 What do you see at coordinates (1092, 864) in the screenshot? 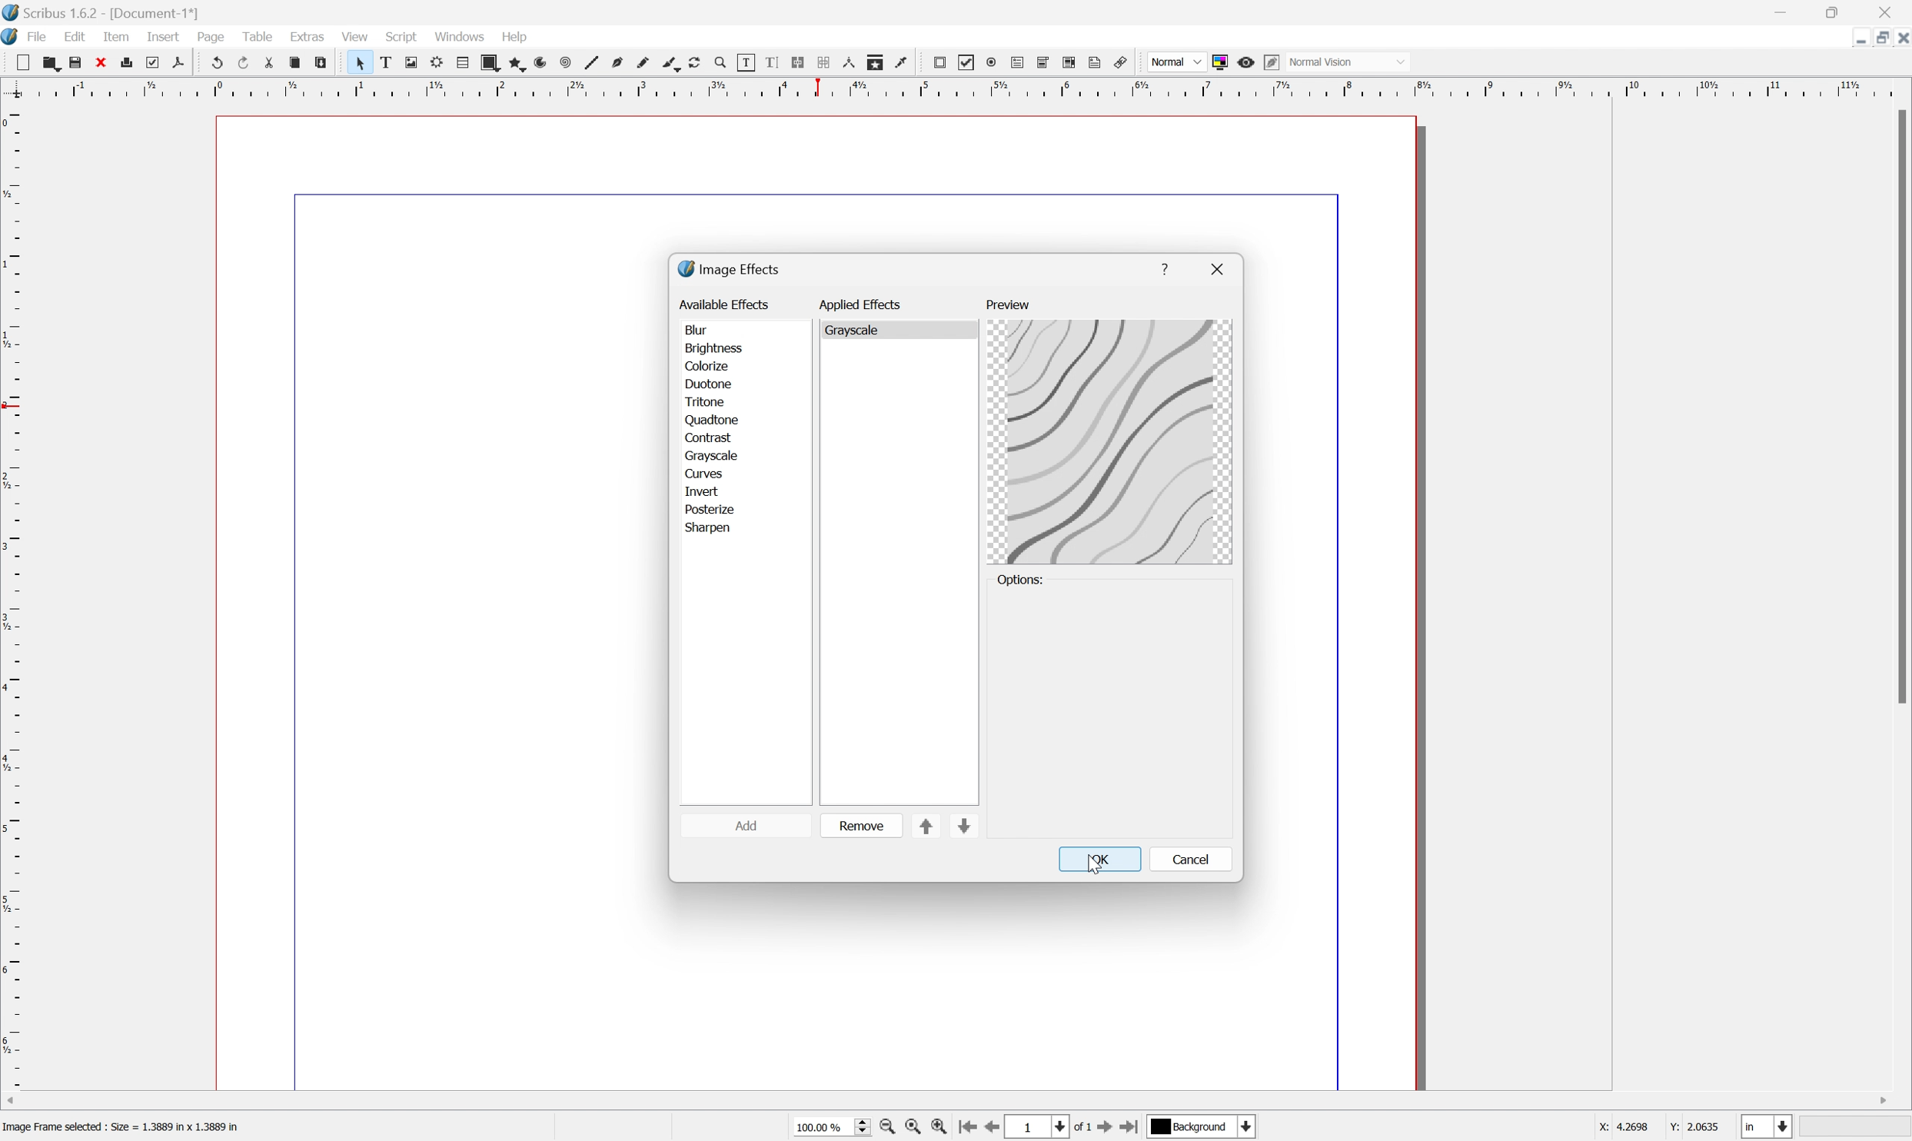
I see `cursor` at bounding box center [1092, 864].